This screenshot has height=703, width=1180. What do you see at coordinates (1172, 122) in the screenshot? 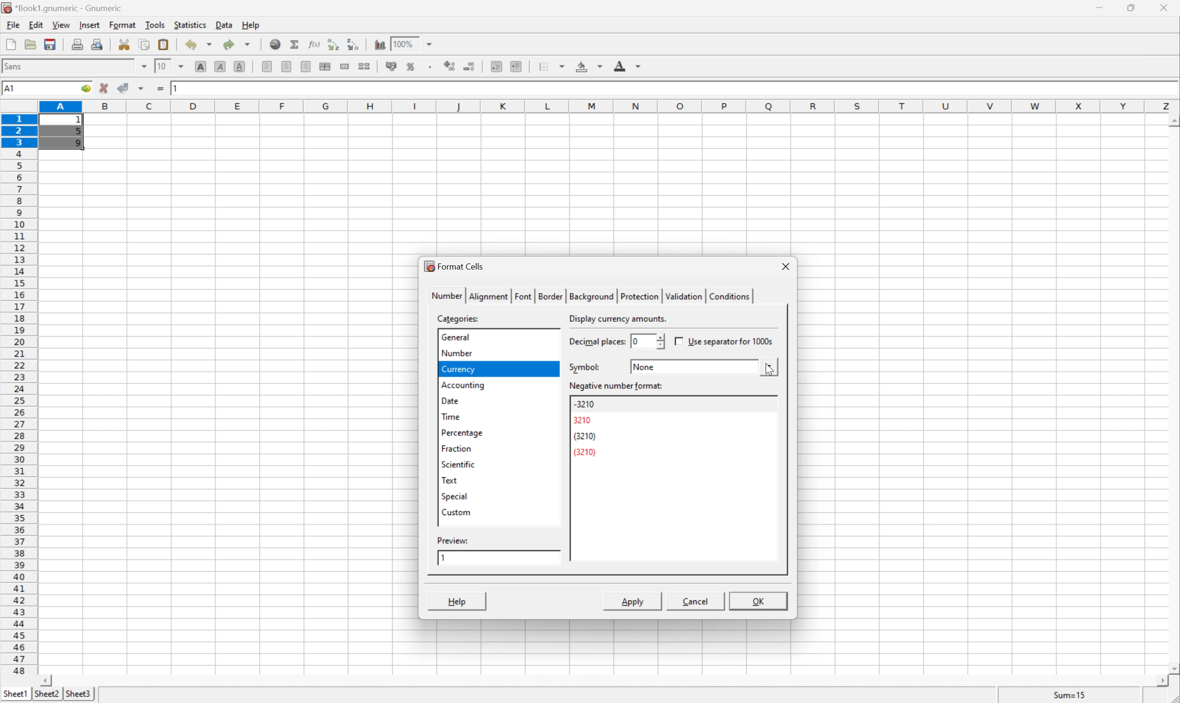
I see `scroll up` at bounding box center [1172, 122].